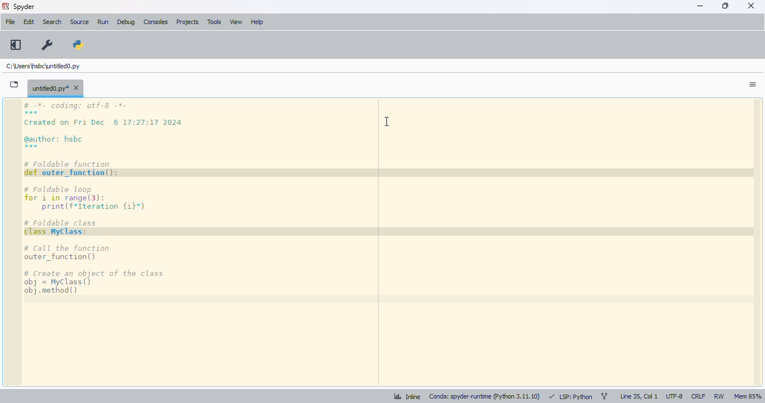  I want to click on spyder, so click(24, 7).